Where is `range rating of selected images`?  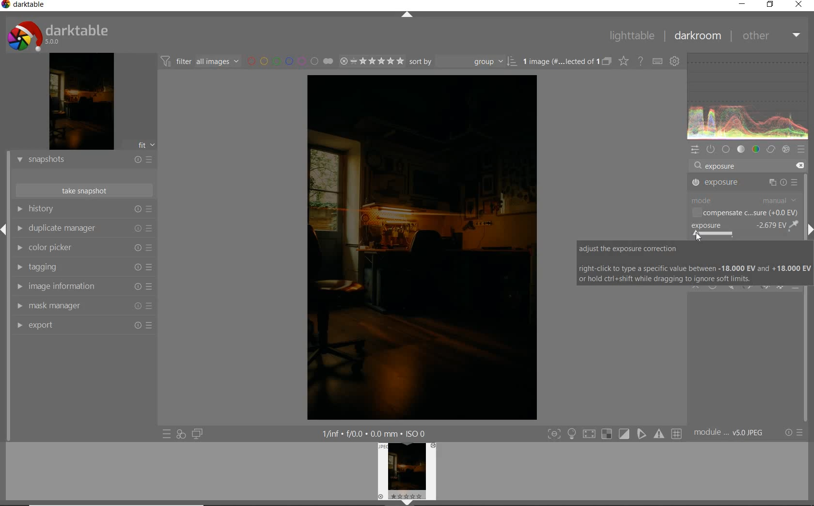 range rating of selected images is located at coordinates (372, 62).